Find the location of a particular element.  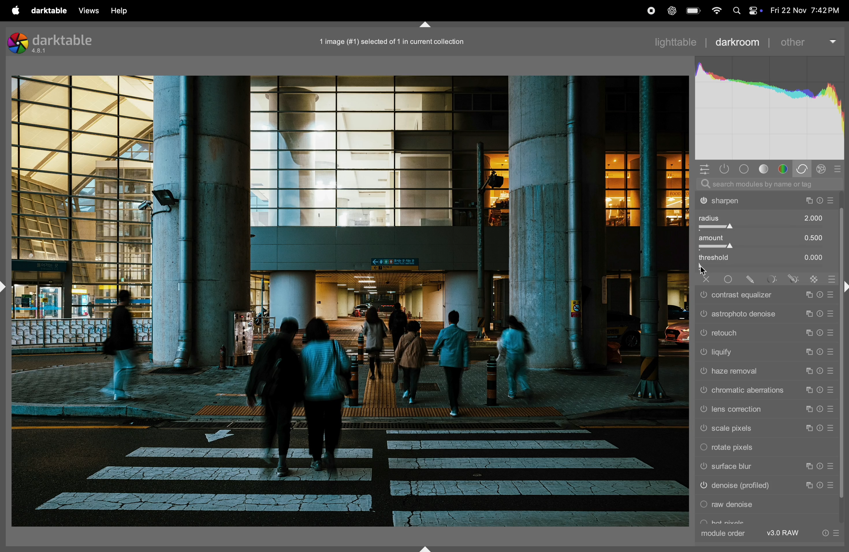

apple menu is located at coordinates (15, 10).